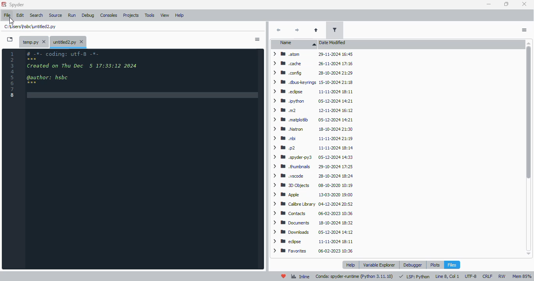  What do you see at coordinates (4, 4) in the screenshot?
I see `logo` at bounding box center [4, 4].